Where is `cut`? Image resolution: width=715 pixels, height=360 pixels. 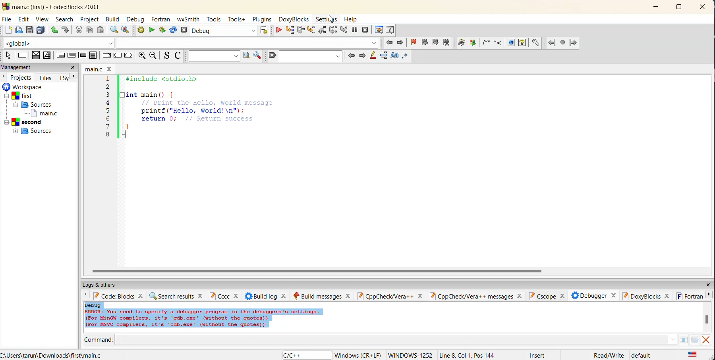 cut is located at coordinates (77, 31).